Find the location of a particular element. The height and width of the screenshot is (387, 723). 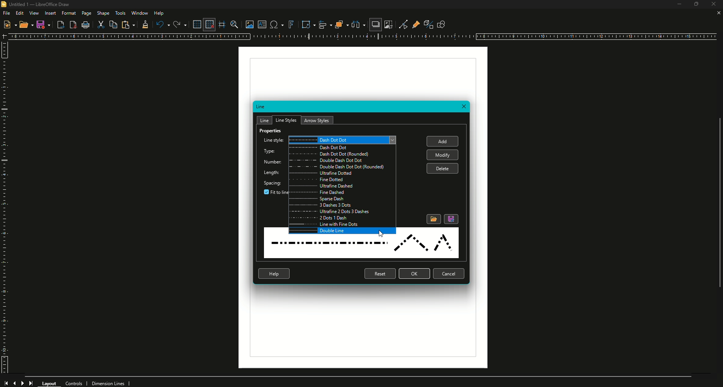

Help is located at coordinates (160, 13).